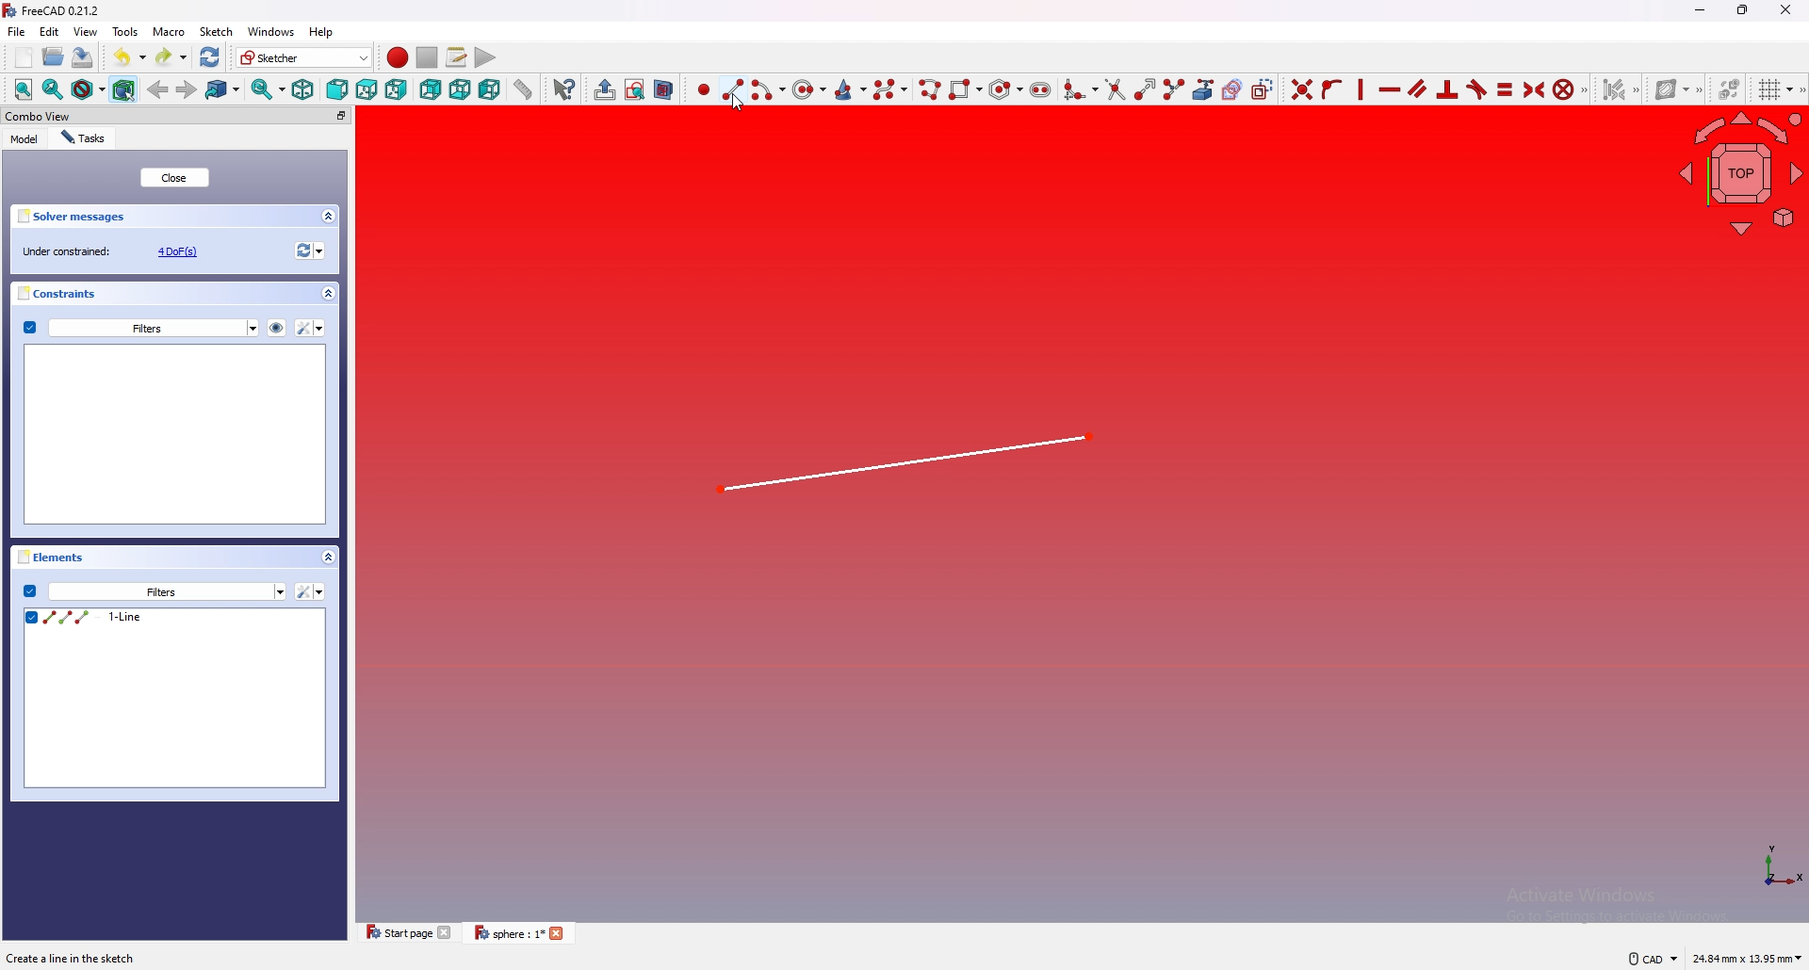 This screenshot has width=1809, height=970. I want to click on Windows, so click(271, 32).